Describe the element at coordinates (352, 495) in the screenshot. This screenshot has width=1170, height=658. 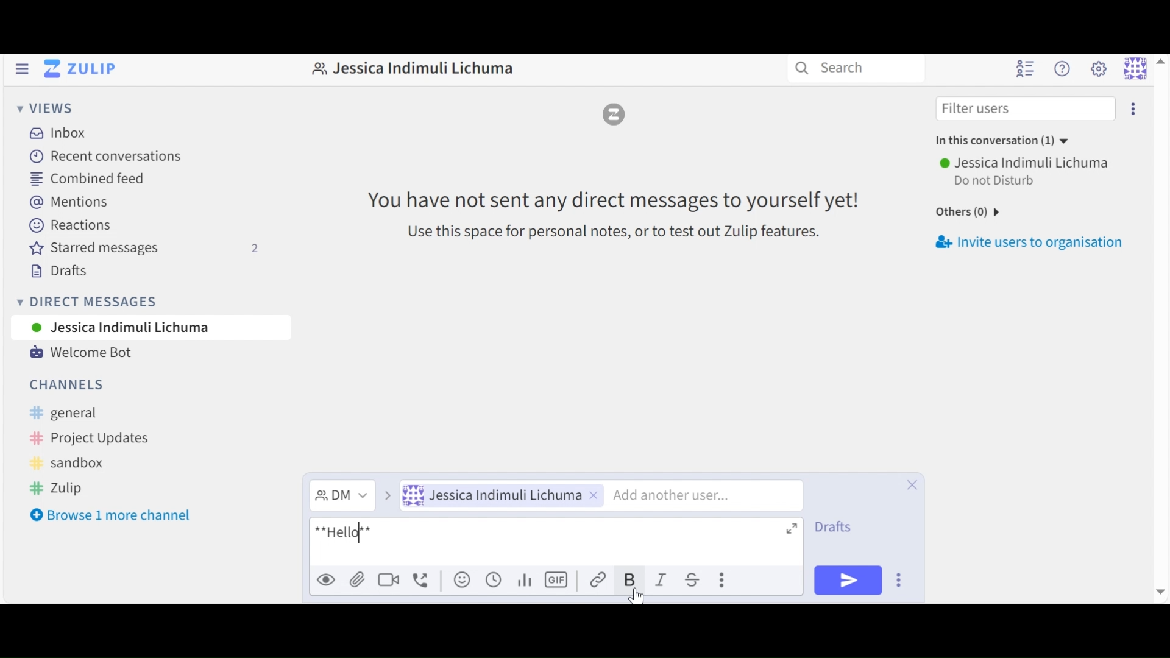
I see `Direct Message` at that location.